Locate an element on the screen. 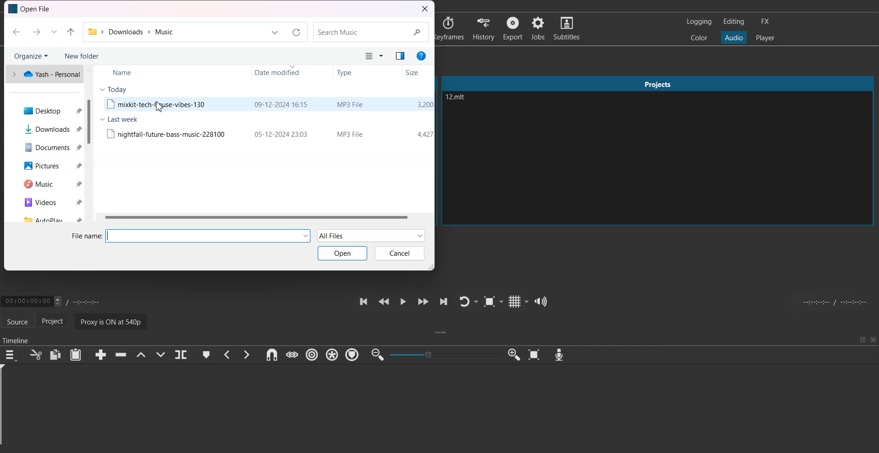  Cancel is located at coordinates (400, 253).